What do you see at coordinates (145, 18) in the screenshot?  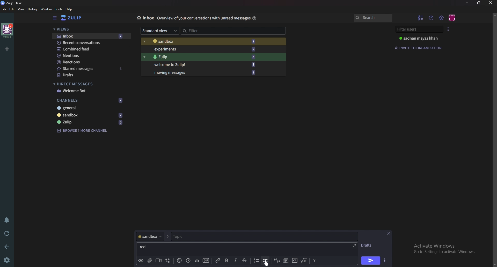 I see `Inbox` at bounding box center [145, 18].